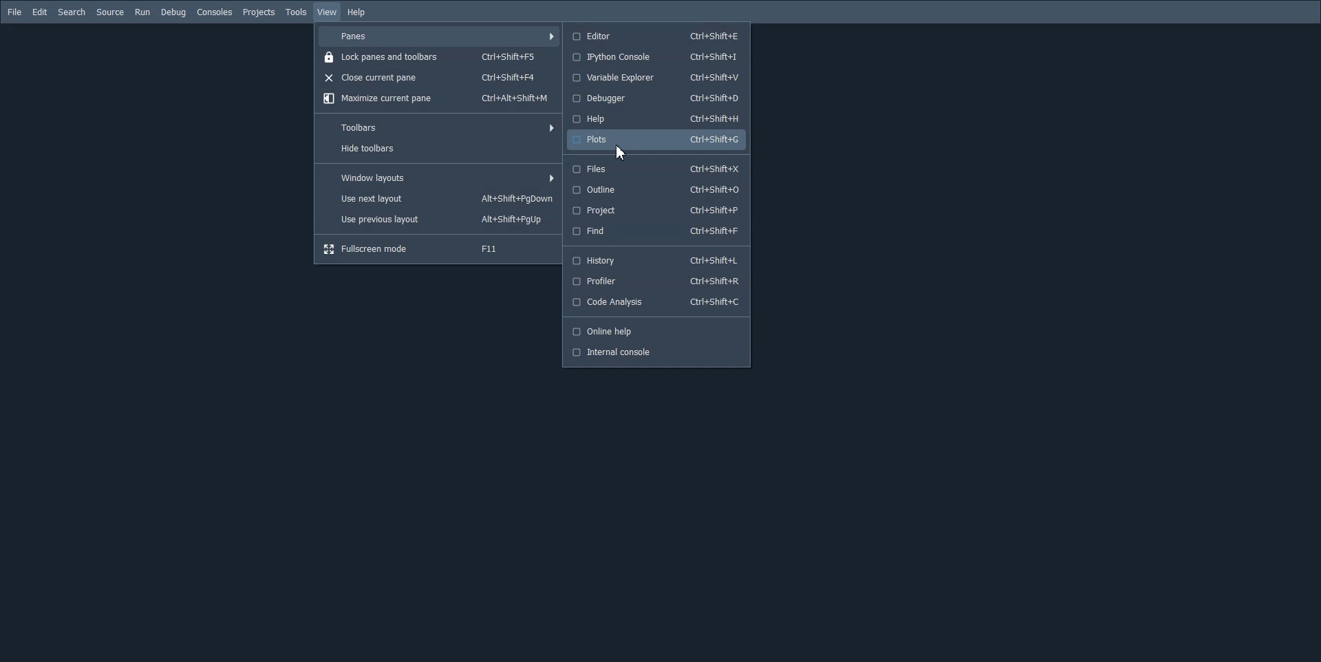 The height and width of the screenshot is (662, 1321). What do you see at coordinates (656, 57) in the screenshot?
I see `Ipython console` at bounding box center [656, 57].